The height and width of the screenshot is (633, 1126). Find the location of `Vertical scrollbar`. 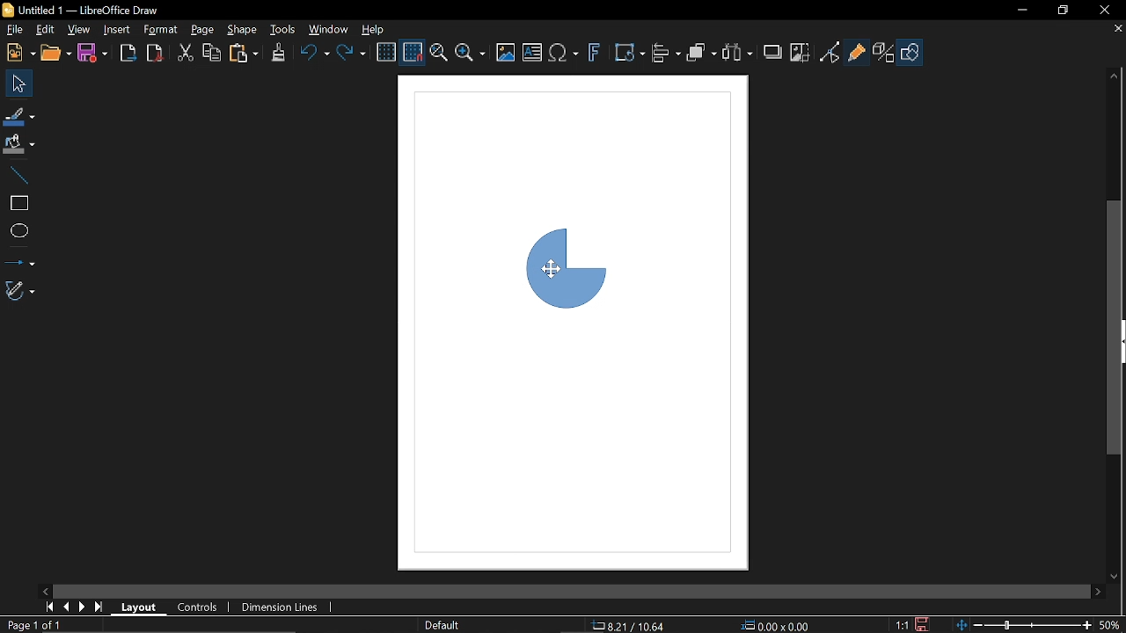

Vertical scrollbar is located at coordinates (1116, 327).